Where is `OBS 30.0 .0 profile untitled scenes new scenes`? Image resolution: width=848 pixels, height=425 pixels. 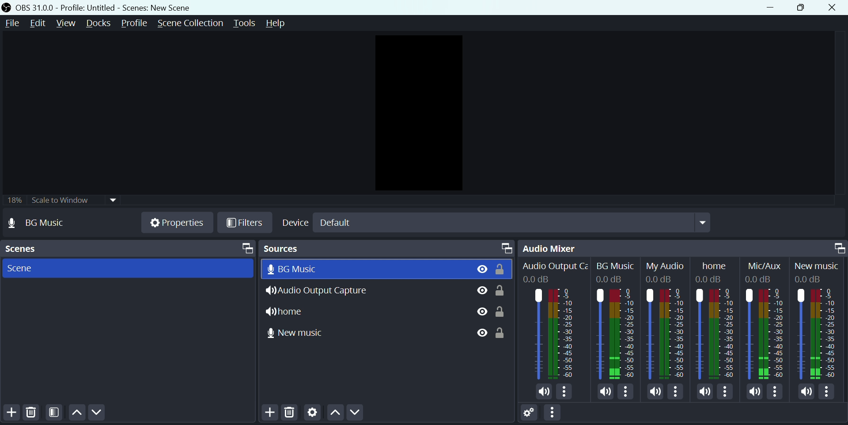
OBS 30.0 .0 profile untitled scenes new scenes is located at coordinates (114, 7).